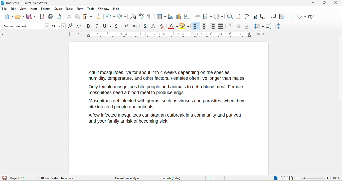 This screenshot has height=181, width=342. Describe the element at coordinates (162, 26) in the screenshot. I see `clear direct formatting` at that location.